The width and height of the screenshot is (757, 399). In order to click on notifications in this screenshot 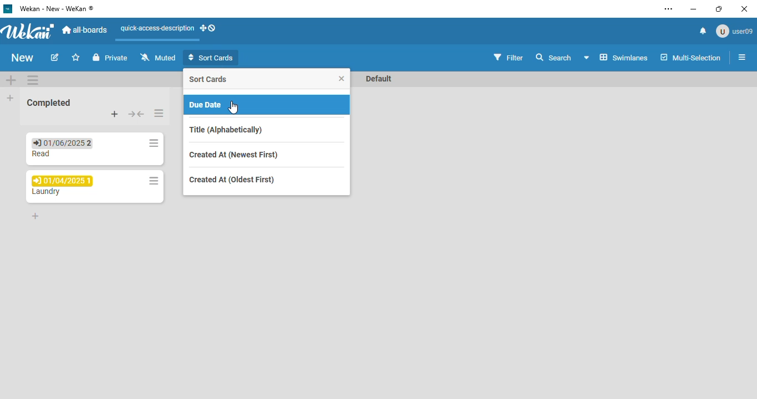, I will do `click(703, 31)`.